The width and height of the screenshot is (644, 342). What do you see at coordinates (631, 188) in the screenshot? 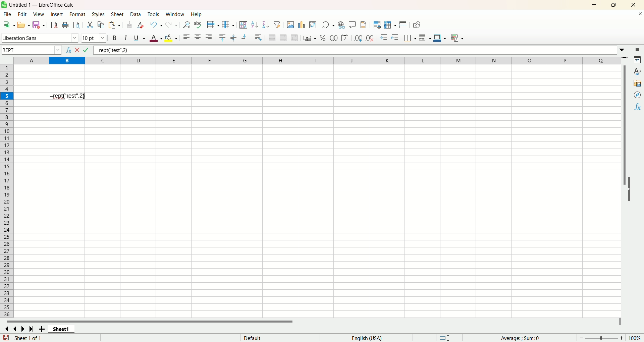
I see `hide` at bounding box center [631, 188].